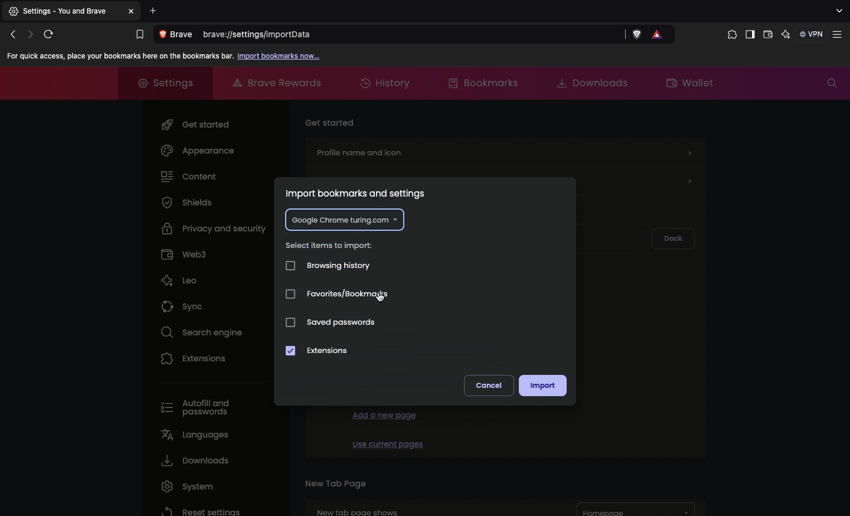 This screenshot has width=850, height=516. Describe the element at coordinates (187, 202) in the screenshot. I see `Shields` at that location.